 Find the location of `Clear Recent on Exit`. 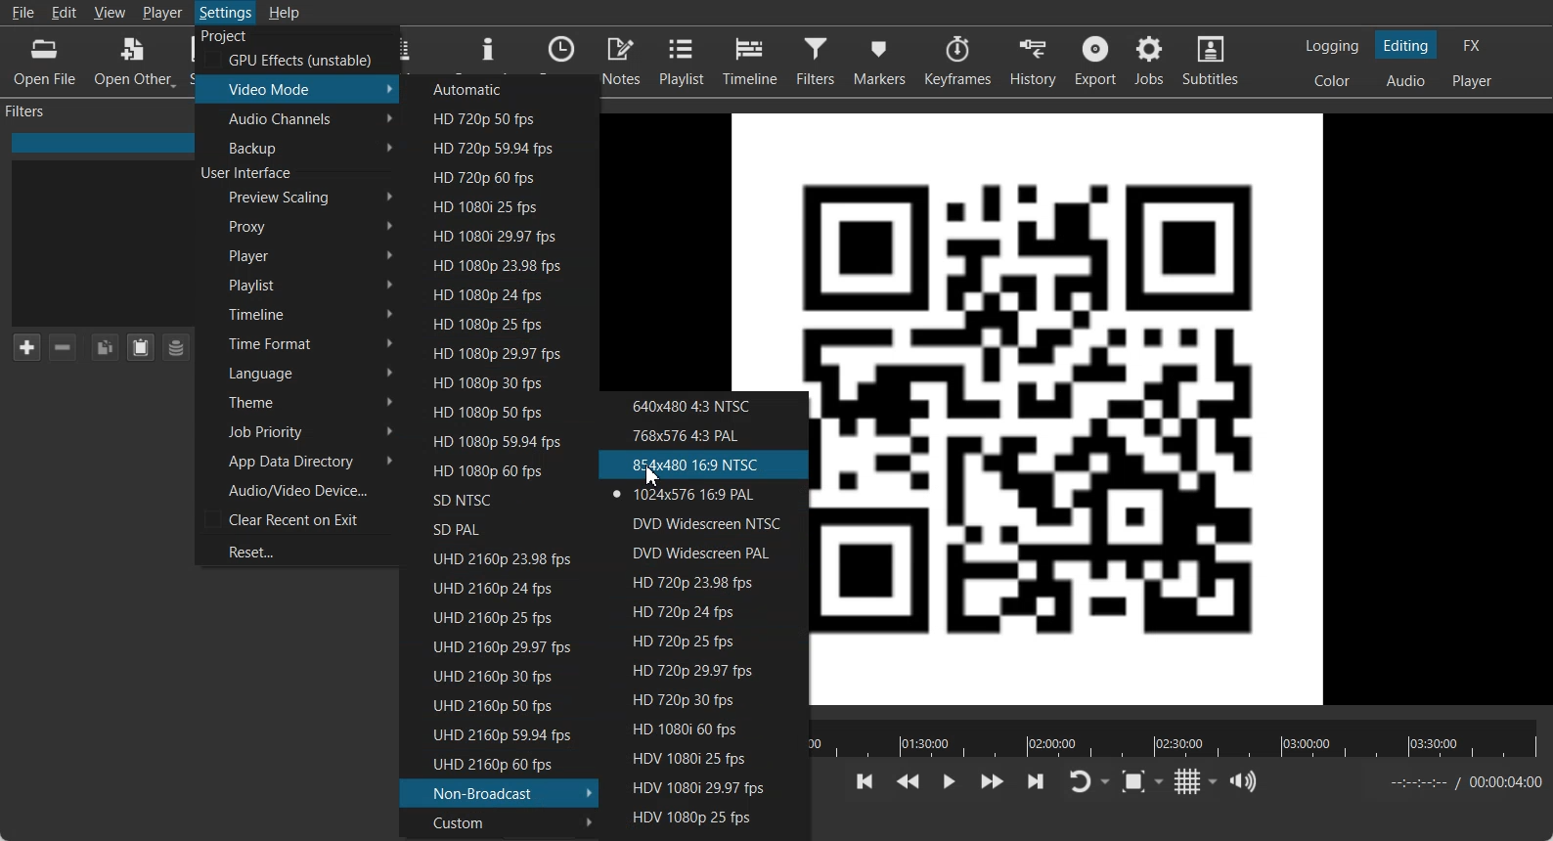

Clear Recent on Exit is located at coordinates (296, 519).